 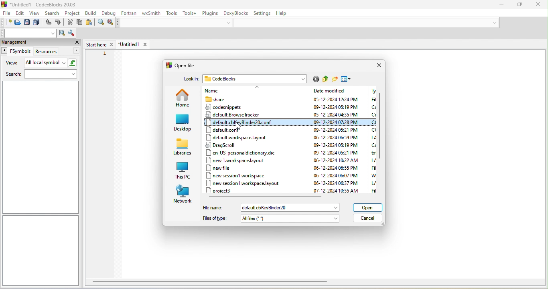 What do you see at coordinates (101, 23) in the screenshot?
I see `find` at bounding box center [101, 23].